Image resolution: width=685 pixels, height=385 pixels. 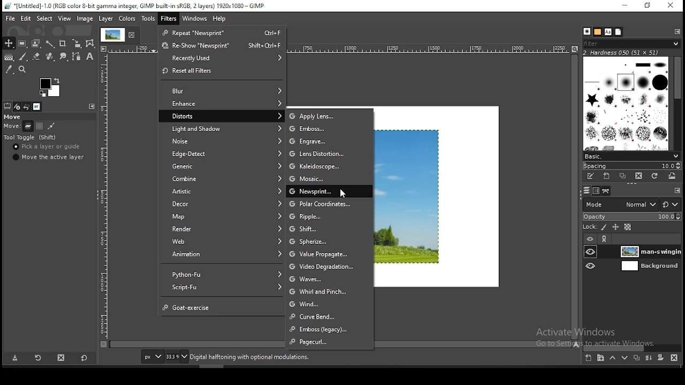 I want to click on colors, so click(x=127, y=19).